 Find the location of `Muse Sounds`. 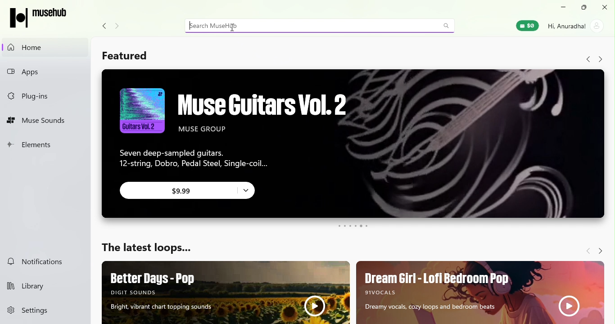

Muse Sounds is located at coordinates (42, 121).